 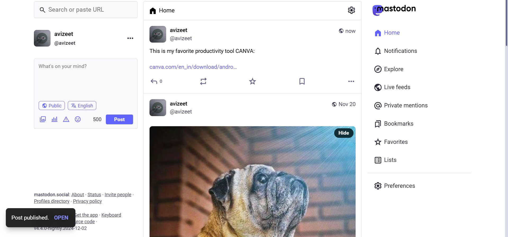 I want to click on add poll, so click(x=54, y=119).